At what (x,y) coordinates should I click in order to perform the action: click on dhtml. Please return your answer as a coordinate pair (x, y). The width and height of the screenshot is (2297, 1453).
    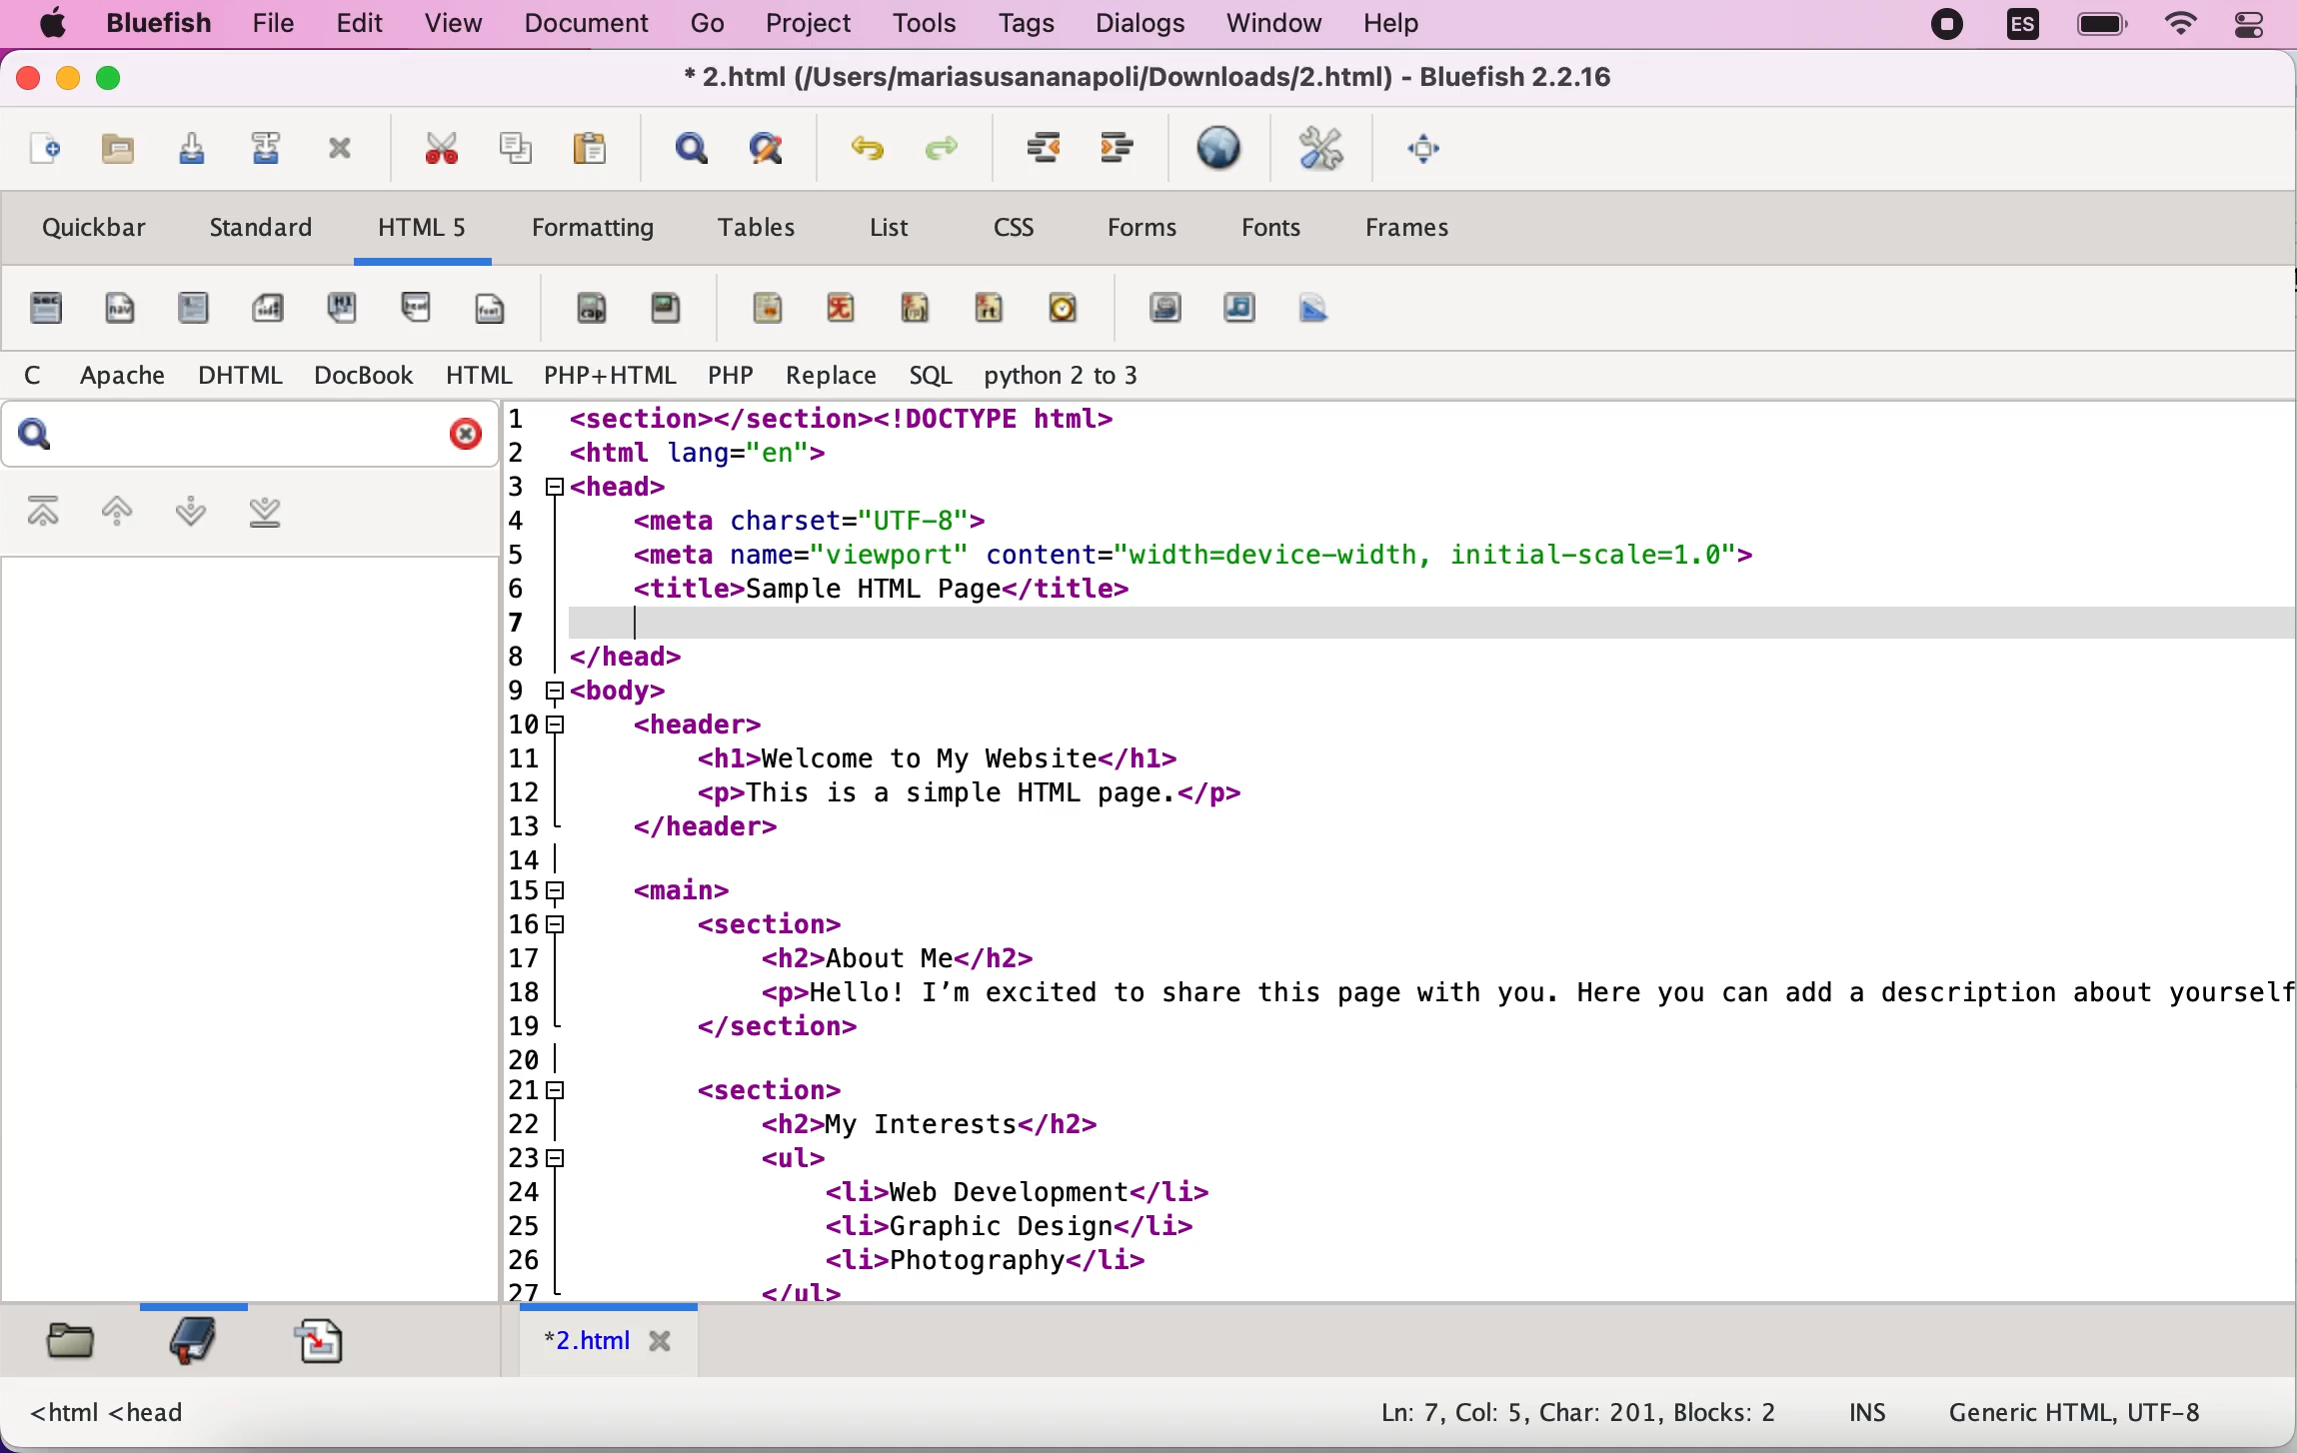
    Looking at the image, I should click on (243, 378).